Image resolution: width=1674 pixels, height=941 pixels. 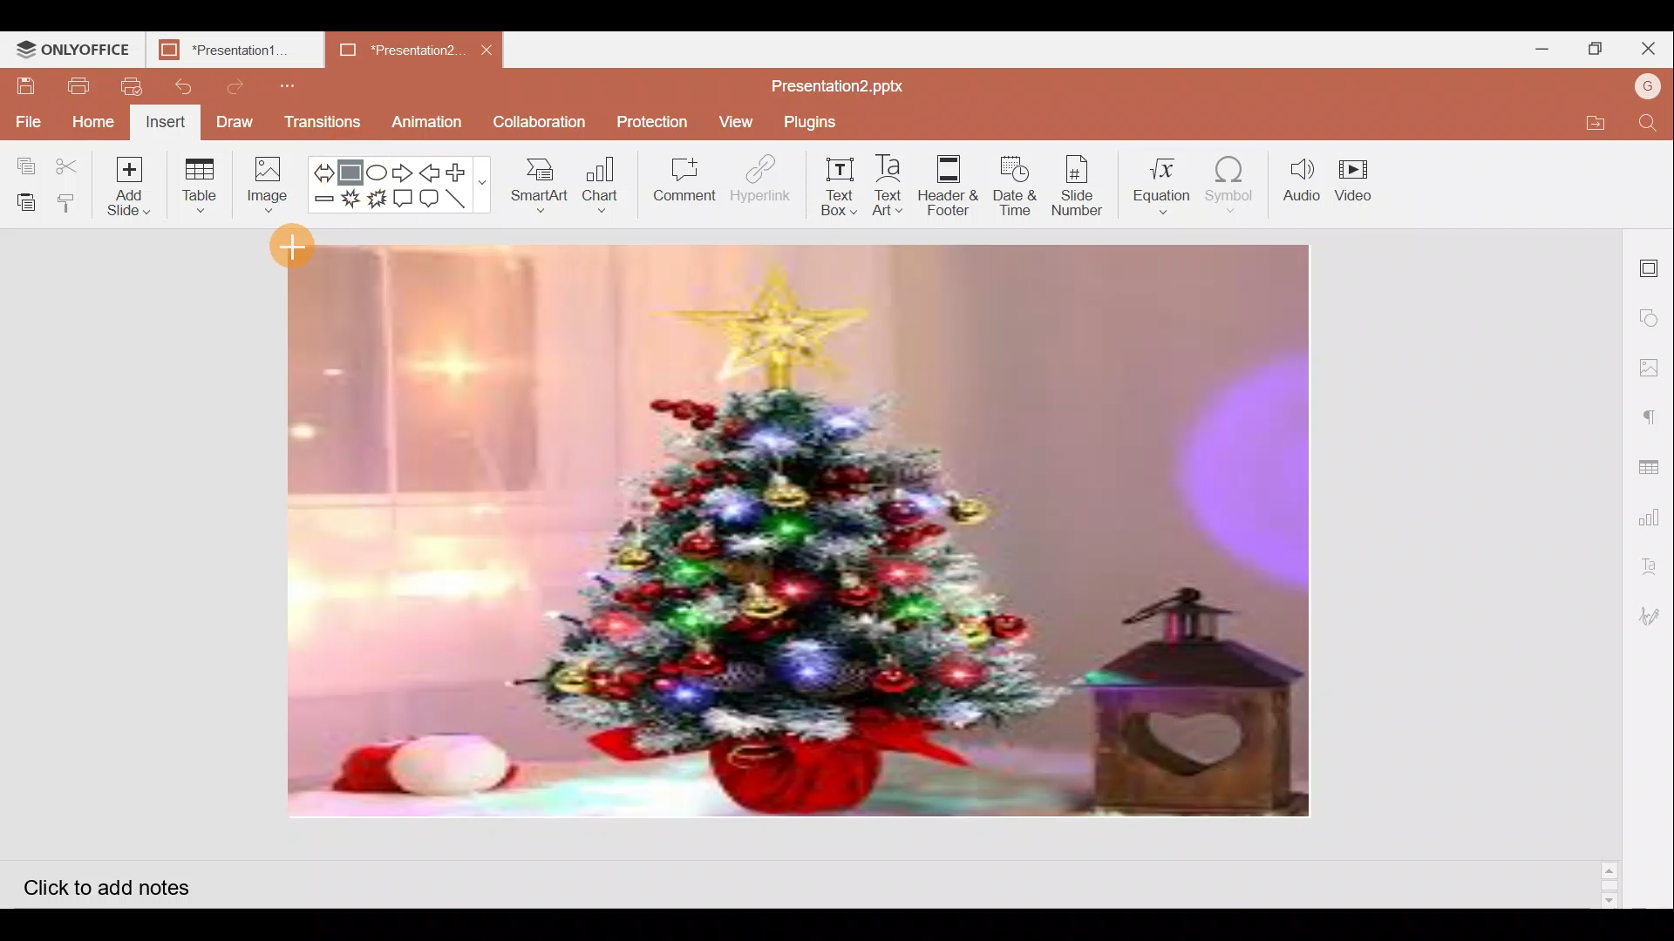 What do you see at coordinates (1653, 457) in the screenshot?
I see `Table settings` at bounding box center [1653, 457].